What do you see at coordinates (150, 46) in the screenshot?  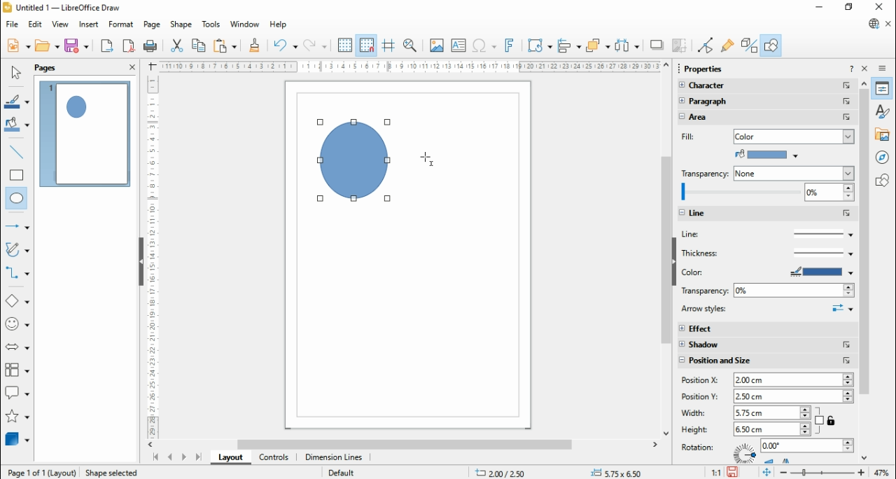 I see `print` at bounding box center [150, 46].